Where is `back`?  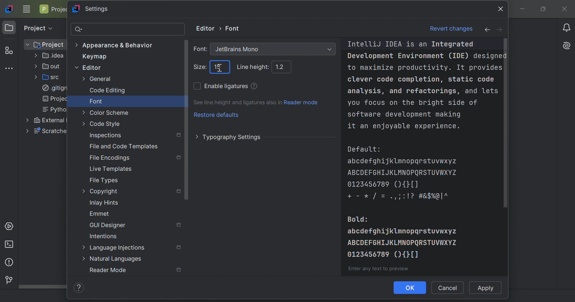 back is located at coordinates (485, 30).